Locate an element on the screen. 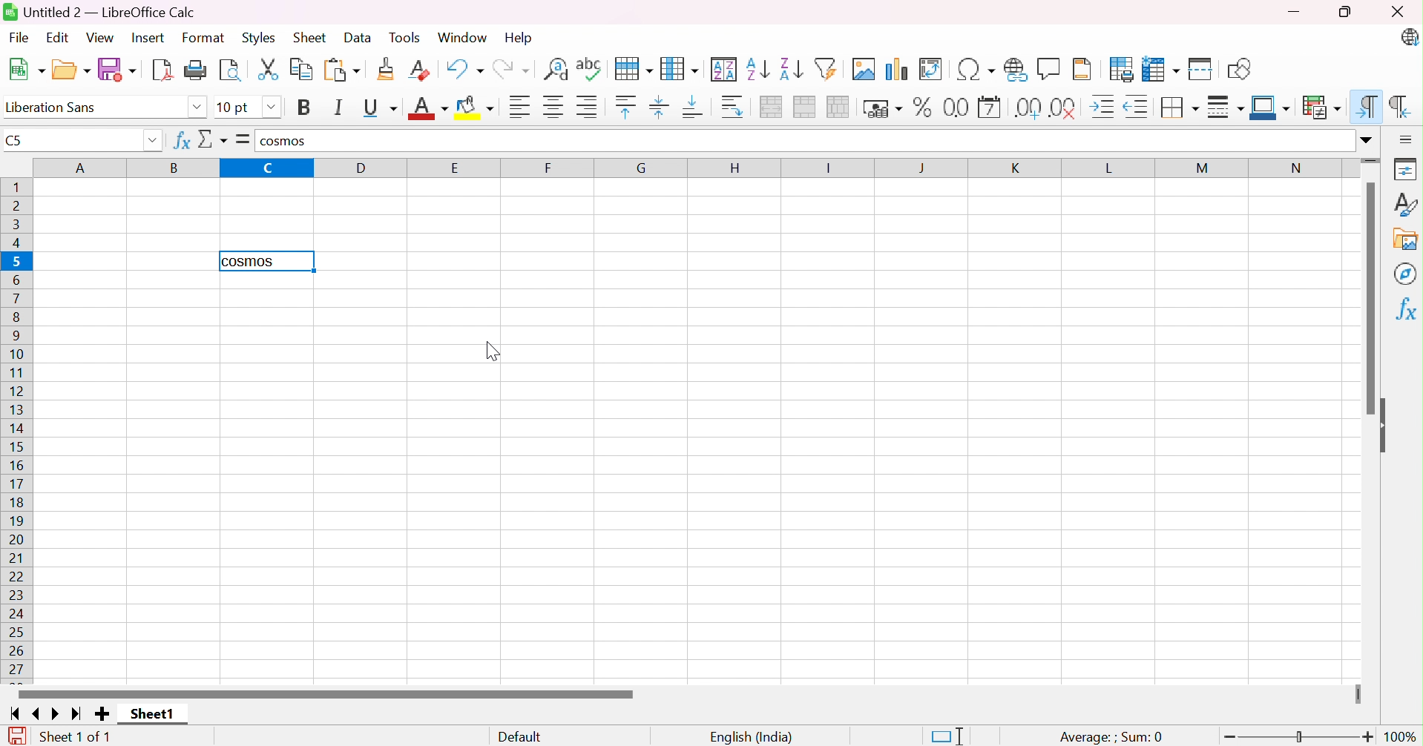 The height and width of the screenshot is (746, 1423). Align Center is located at coordinates (554, 106).